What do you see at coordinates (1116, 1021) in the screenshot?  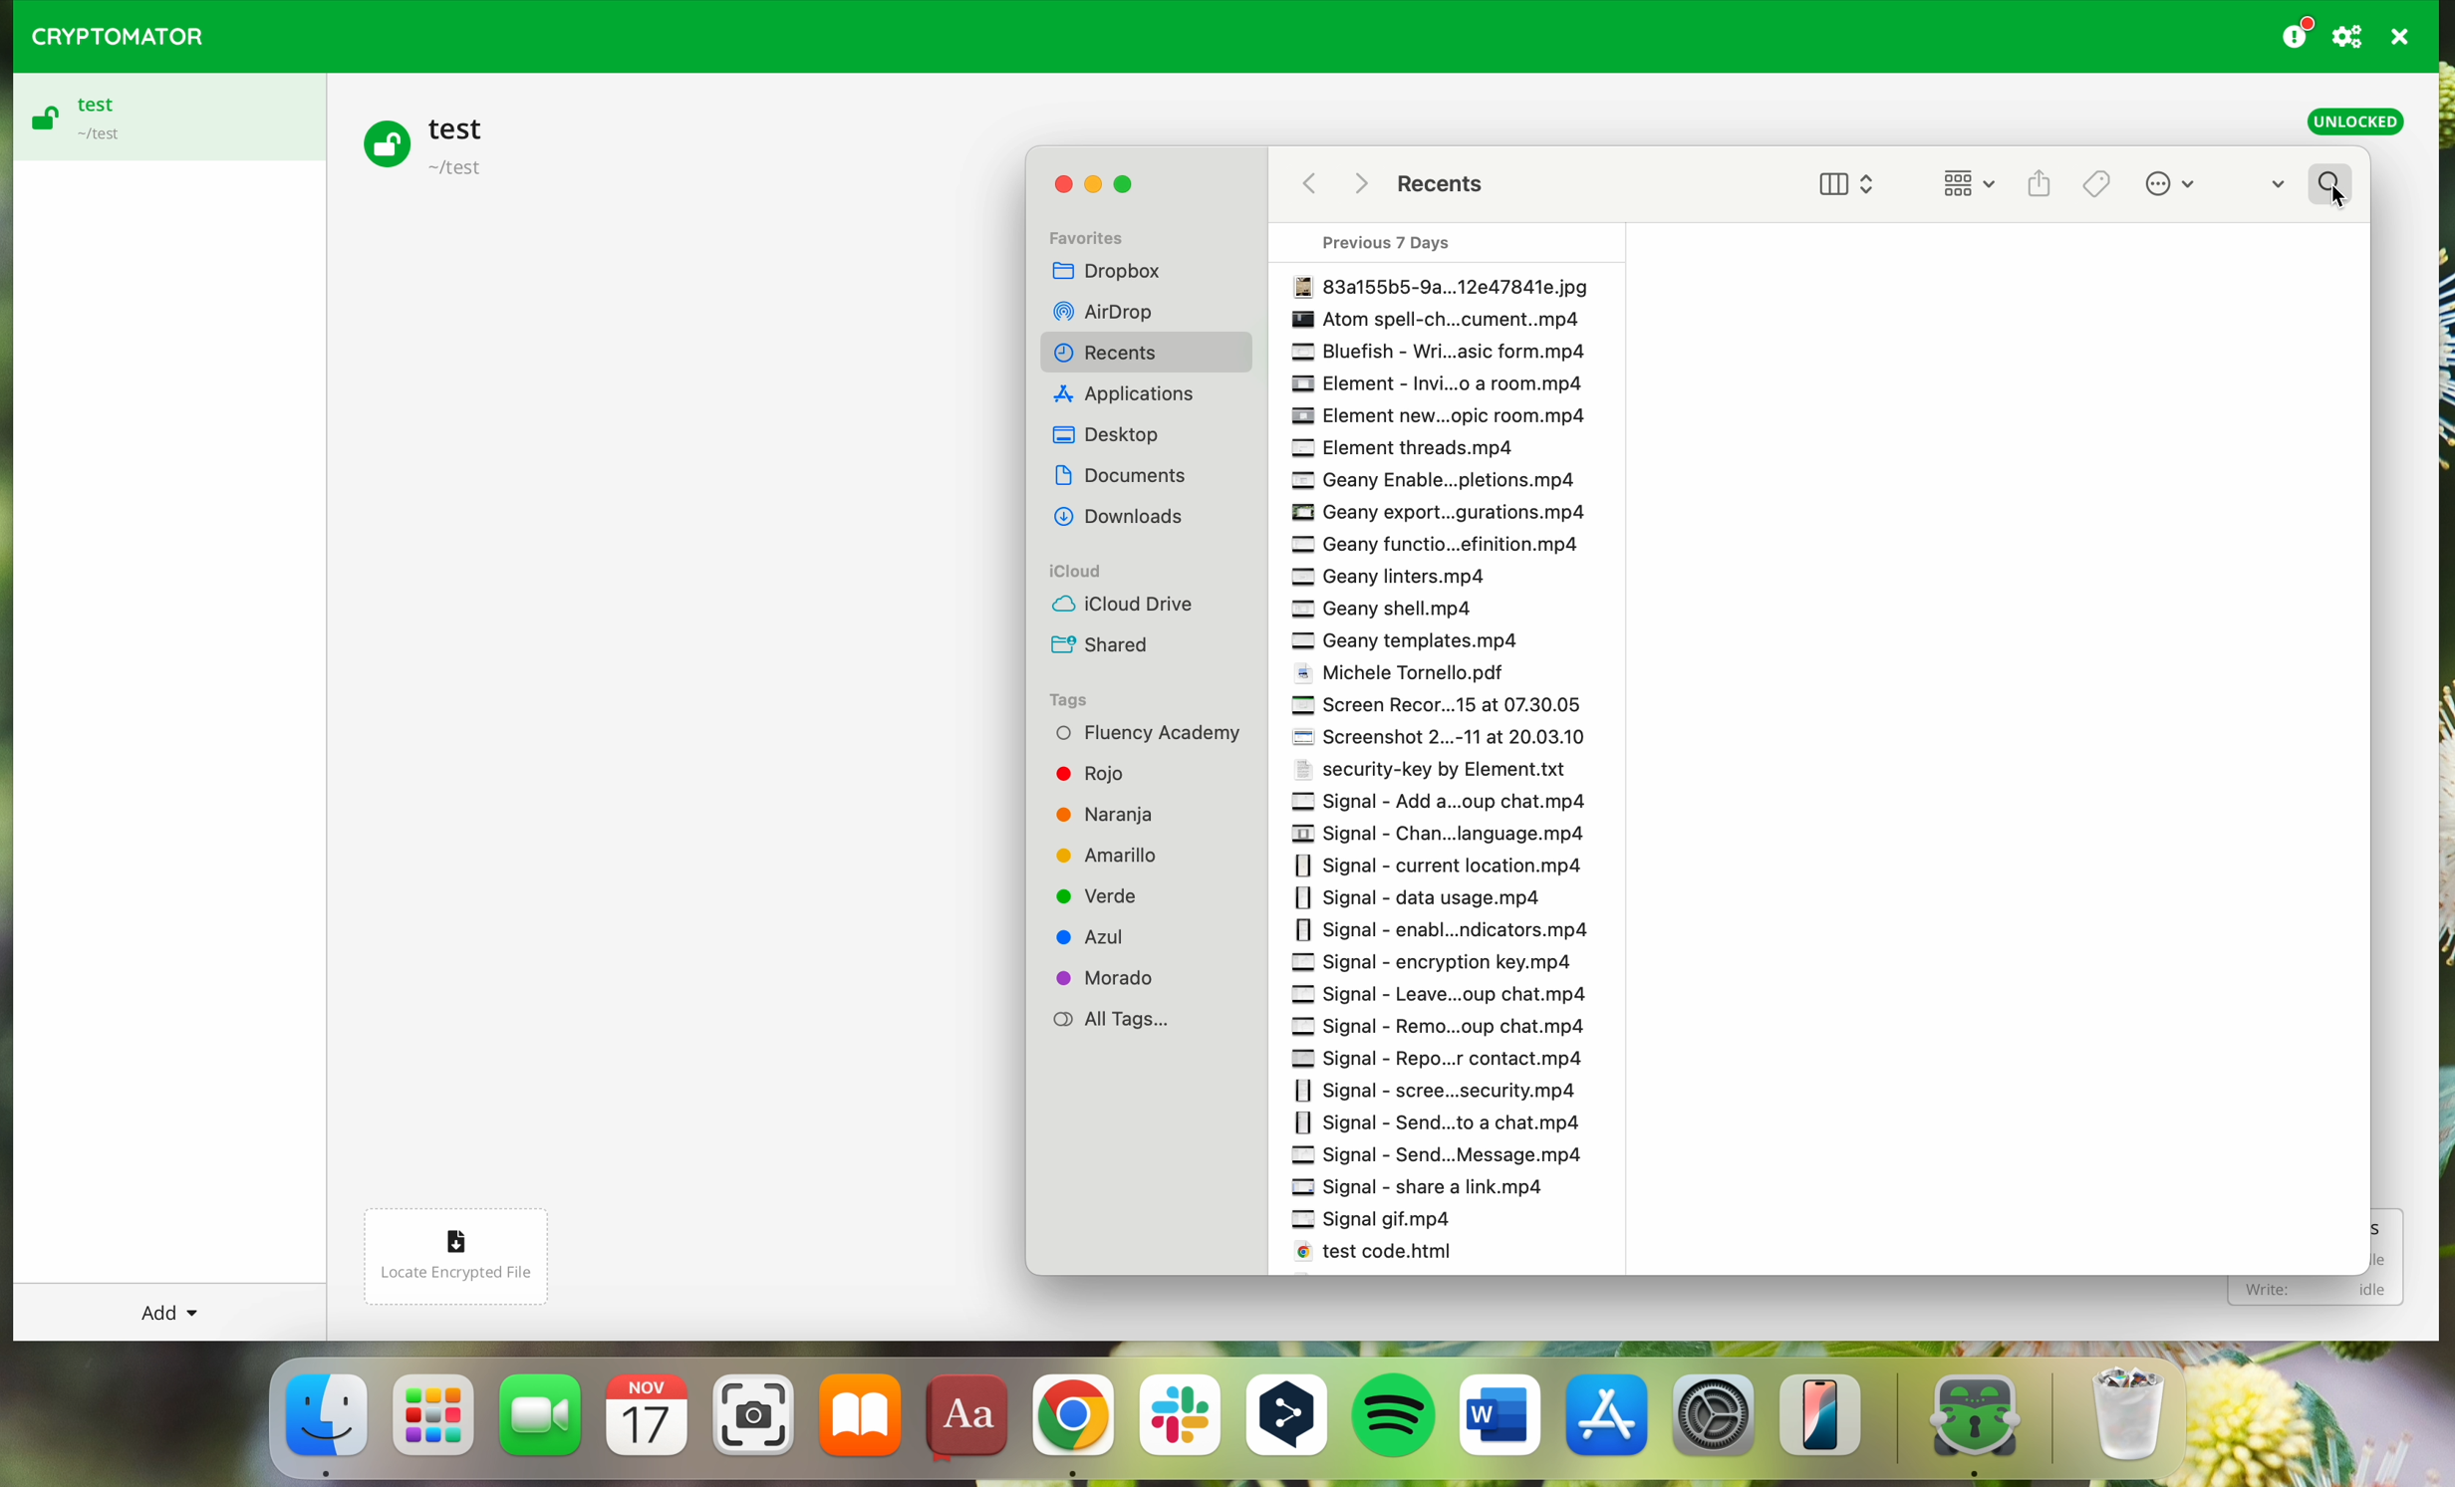 I see `All Tags` at bounding box center [1116, 1021].